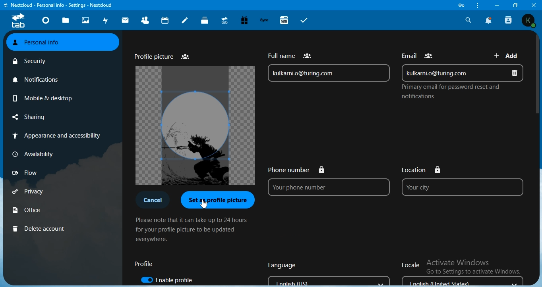 This screenshot has height=287, width=542. What do you see at coordinates (25, 173) in the screenshot?
I see `flow` at bounding box center [25, 173].